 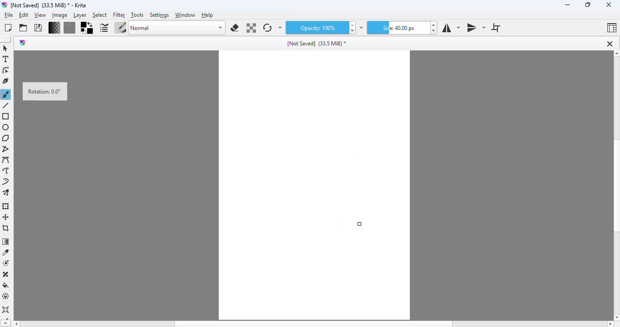 I want to click on enclose and fill tool, so click(x=6, y=297).